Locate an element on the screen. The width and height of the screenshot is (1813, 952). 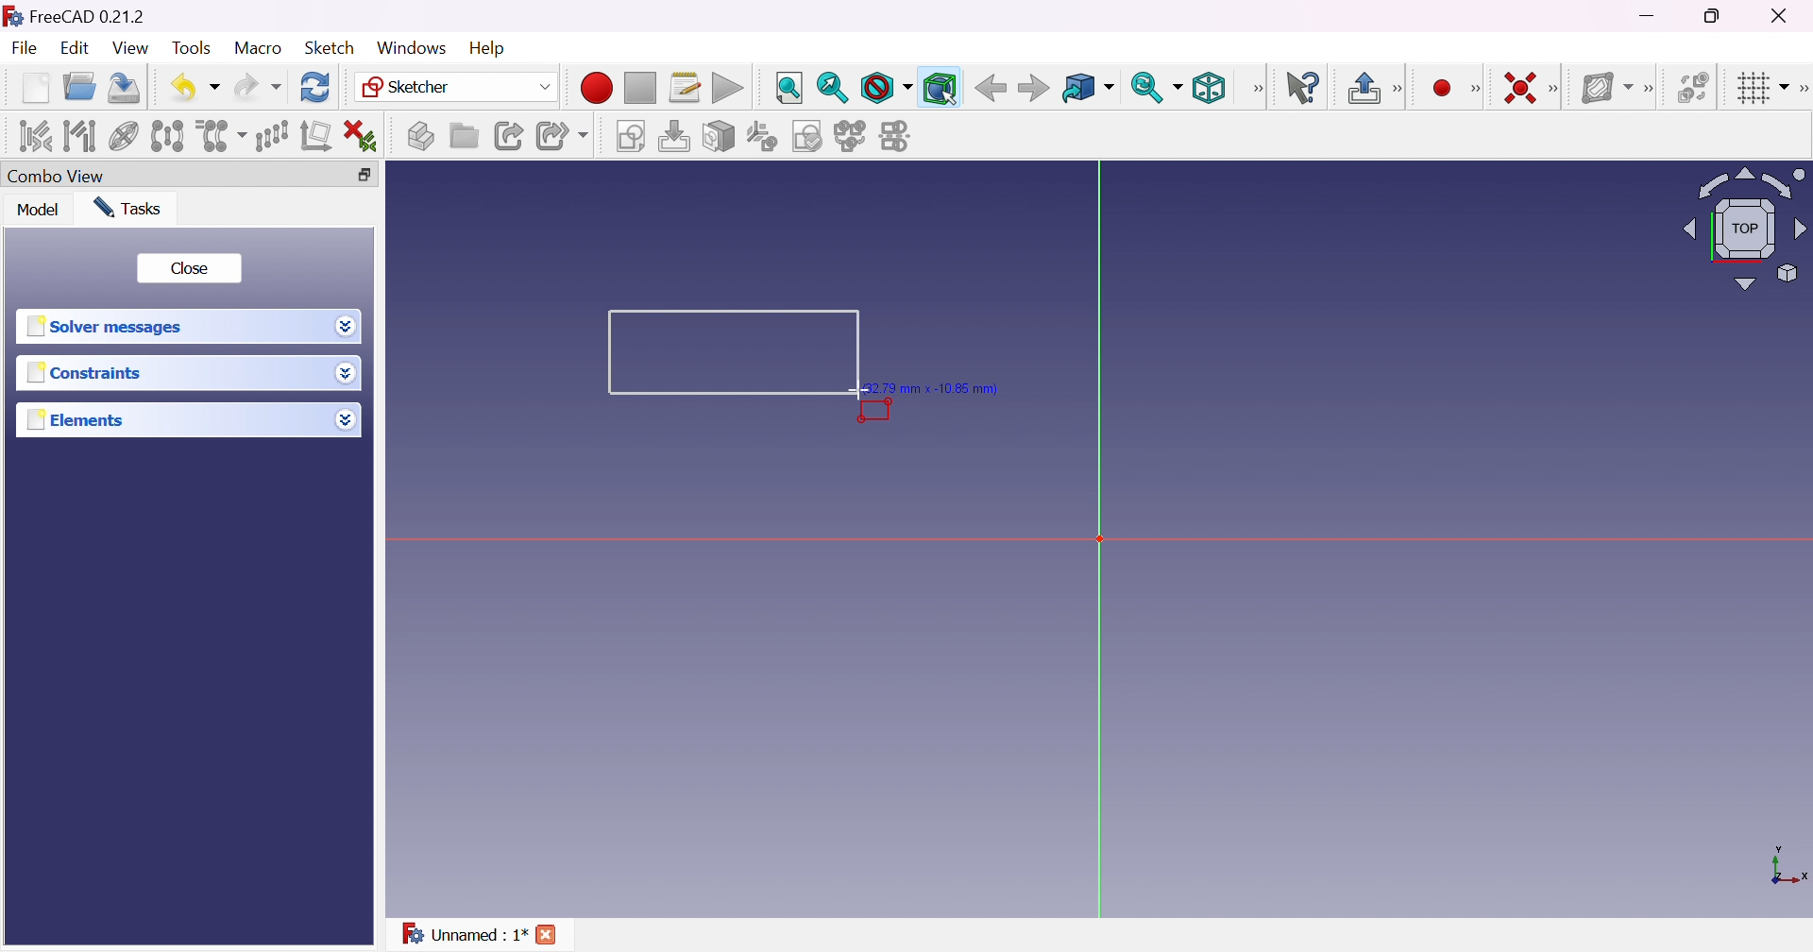
FreeCAD 0.21.2 is located at coordinates (87, 16).